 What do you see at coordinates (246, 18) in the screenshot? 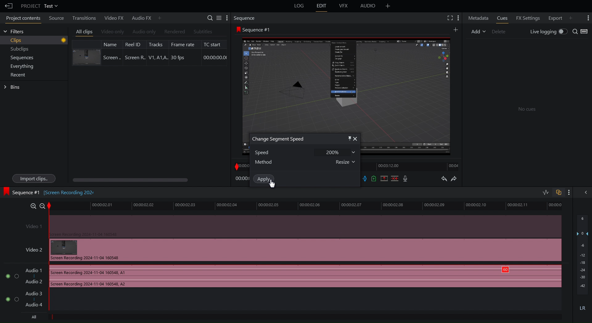
I see `Sequence` at bounding box center [246, 18].